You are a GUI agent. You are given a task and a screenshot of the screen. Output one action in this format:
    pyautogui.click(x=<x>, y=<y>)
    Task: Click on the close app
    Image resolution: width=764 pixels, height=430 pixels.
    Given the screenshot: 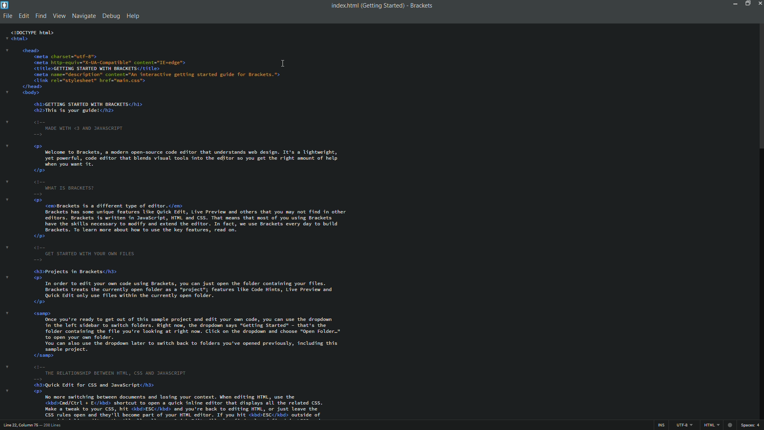 What is the action you would take?
    pyautogui.click(x=759, y=3)
    